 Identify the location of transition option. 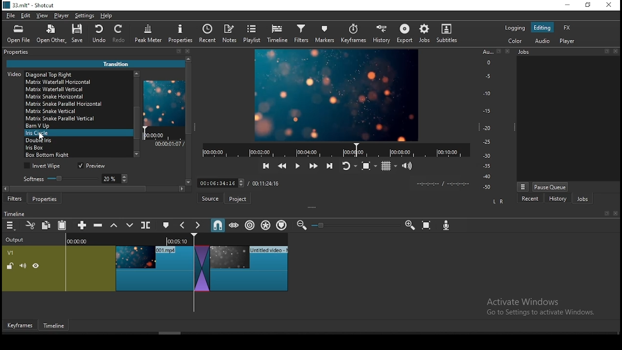
(76, 126).